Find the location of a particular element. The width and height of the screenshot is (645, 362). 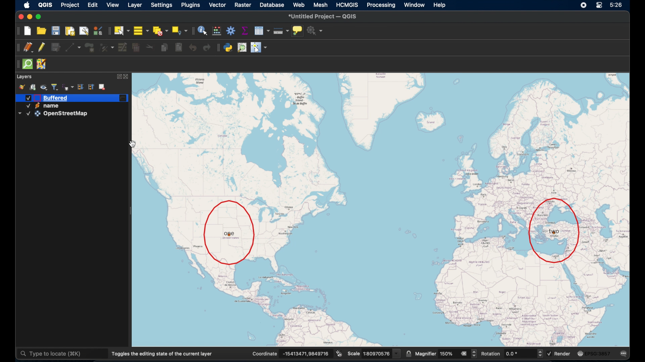

someplace search is located at coordinates (242, 47).